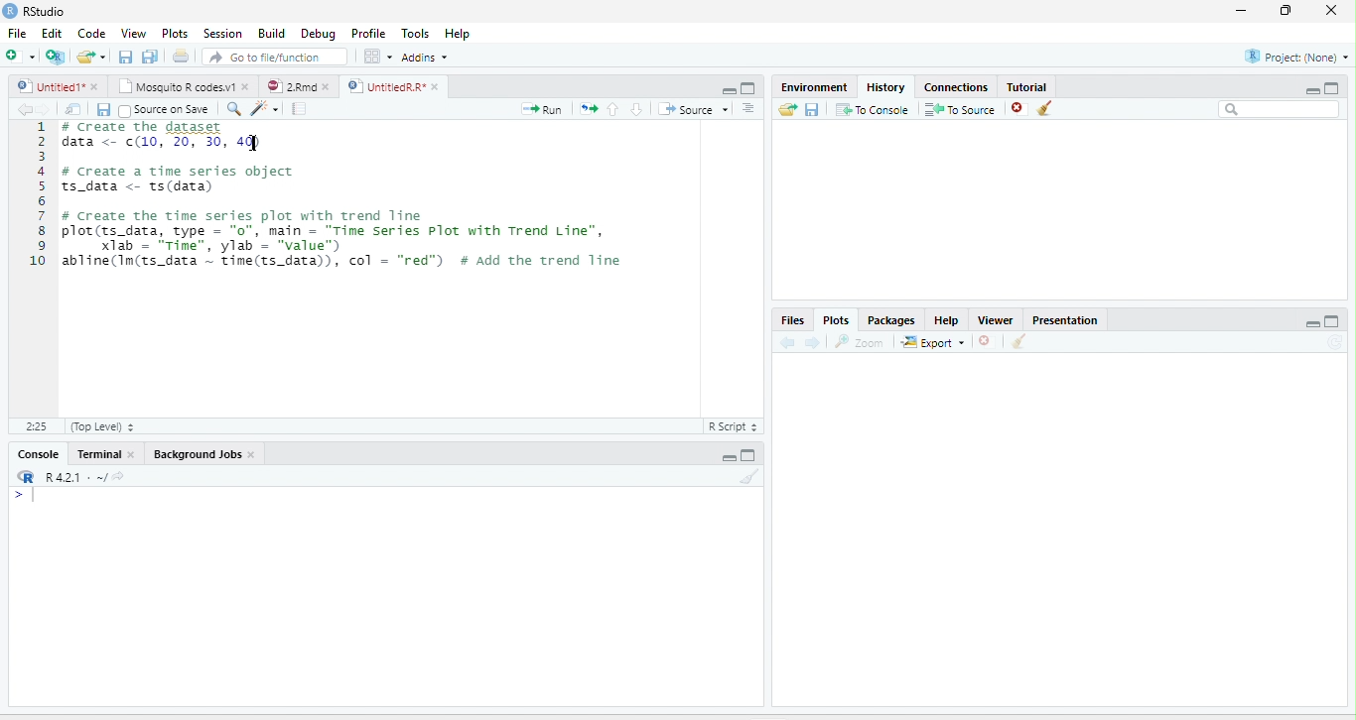  Describe the element at coordinates (175, 86) in the screenshot. I see `Mosquito R codes.v1` at that location.